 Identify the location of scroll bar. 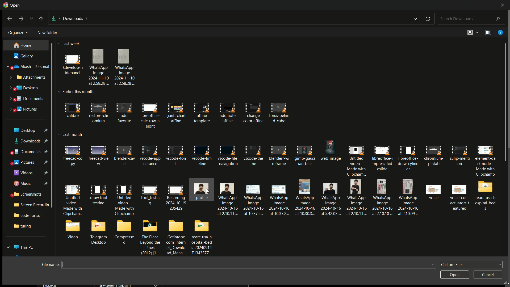
(505, 103).